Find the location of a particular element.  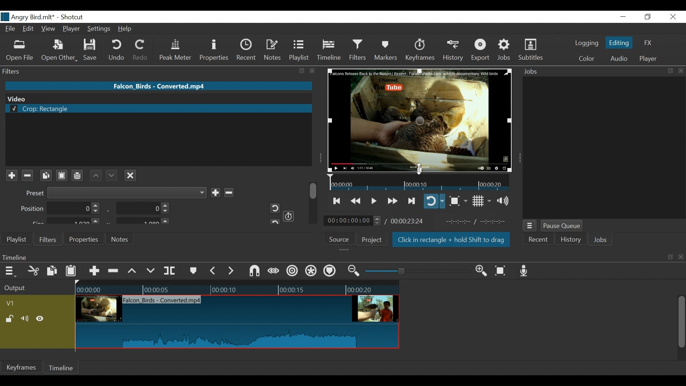

Jobs is located at coordinates (533, 72).